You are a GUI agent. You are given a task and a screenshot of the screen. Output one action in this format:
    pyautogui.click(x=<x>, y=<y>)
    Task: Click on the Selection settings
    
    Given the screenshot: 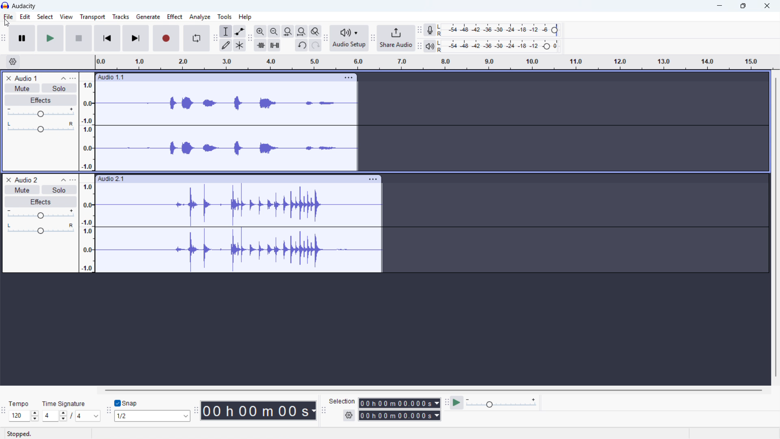 What is the action you would take?
    pyautogui.click(x=349, y=415)
    